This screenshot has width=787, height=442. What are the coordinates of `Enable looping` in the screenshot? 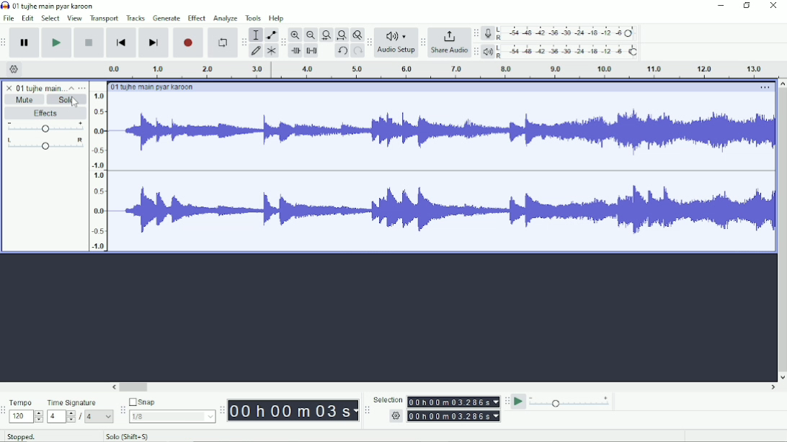 It's located at (223, 42).